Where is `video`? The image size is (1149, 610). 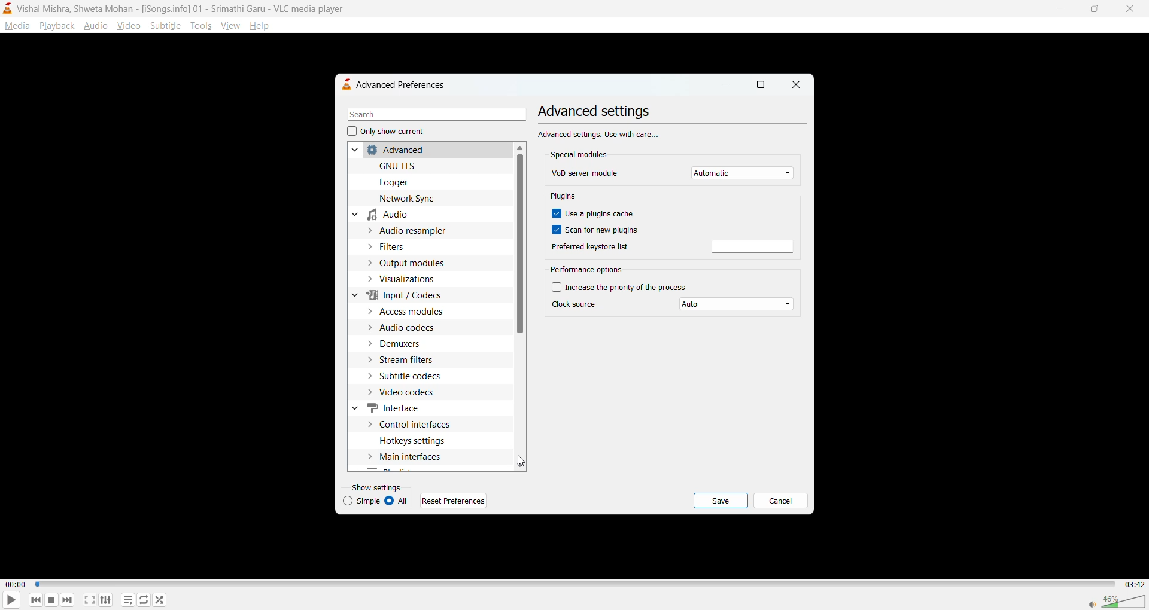 video is located at coordinates (130, 25).